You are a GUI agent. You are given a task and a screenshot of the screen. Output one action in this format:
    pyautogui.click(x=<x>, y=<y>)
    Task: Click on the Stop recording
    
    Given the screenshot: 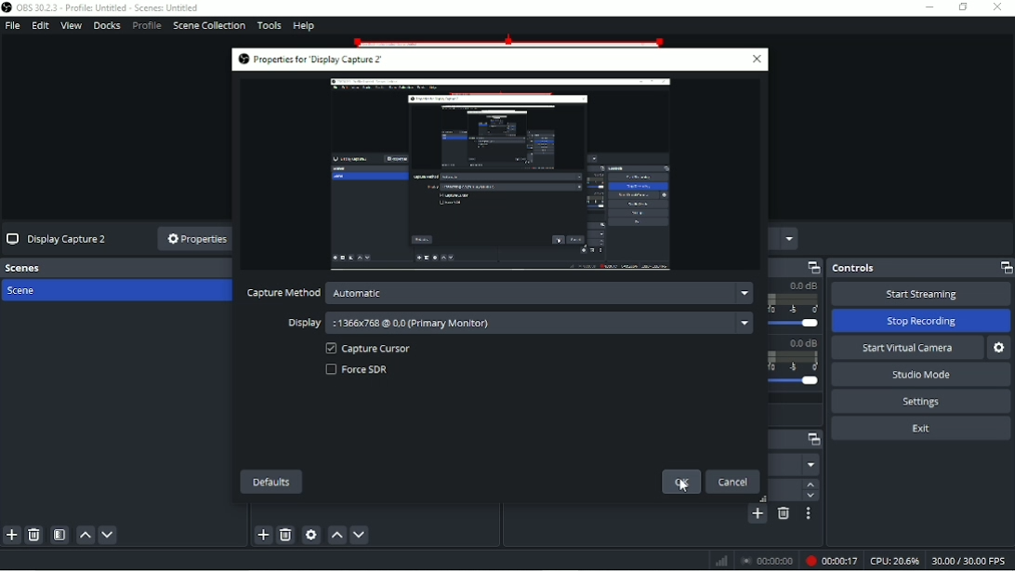 What is the action you would take?
    pyautogui.click(x=768, y=560)
    